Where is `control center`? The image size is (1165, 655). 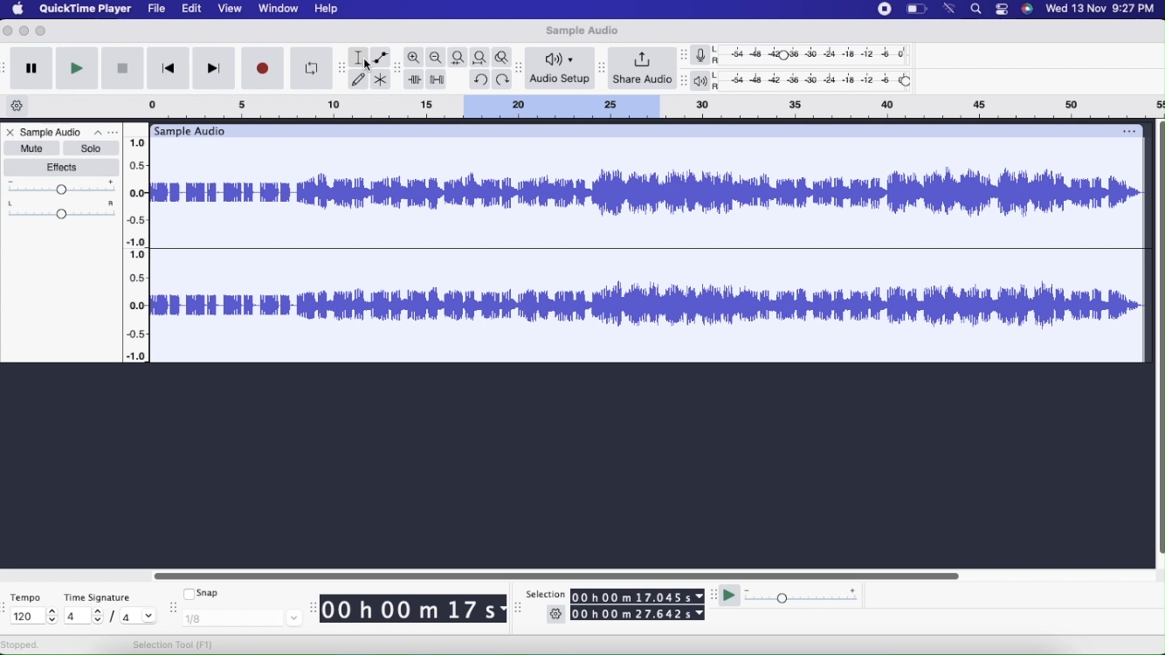
control center is located at coordinates (1002, 9).